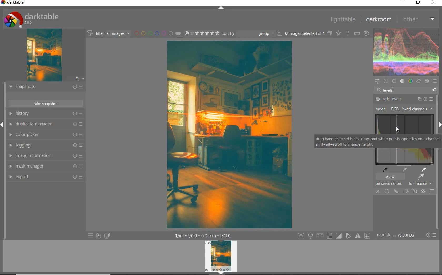 This screenshot has width=442, height=275. I want to click on lighttable, so click(343, 20).